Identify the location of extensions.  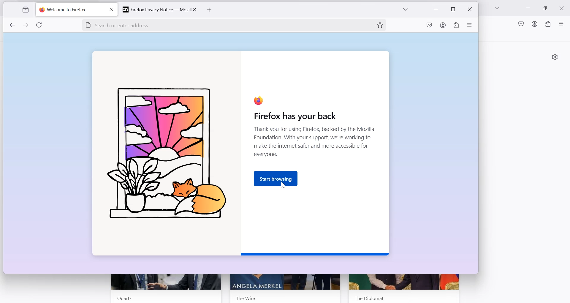
(455, 26).